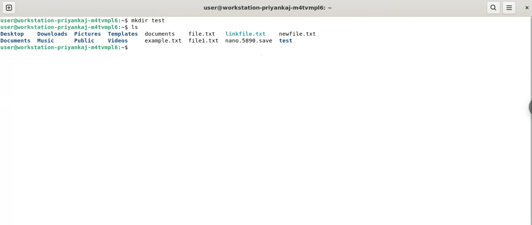  What do you see at coordinates (201, 33) in the screenshot?
I see `file,txt` at bounding box center [201, 33].